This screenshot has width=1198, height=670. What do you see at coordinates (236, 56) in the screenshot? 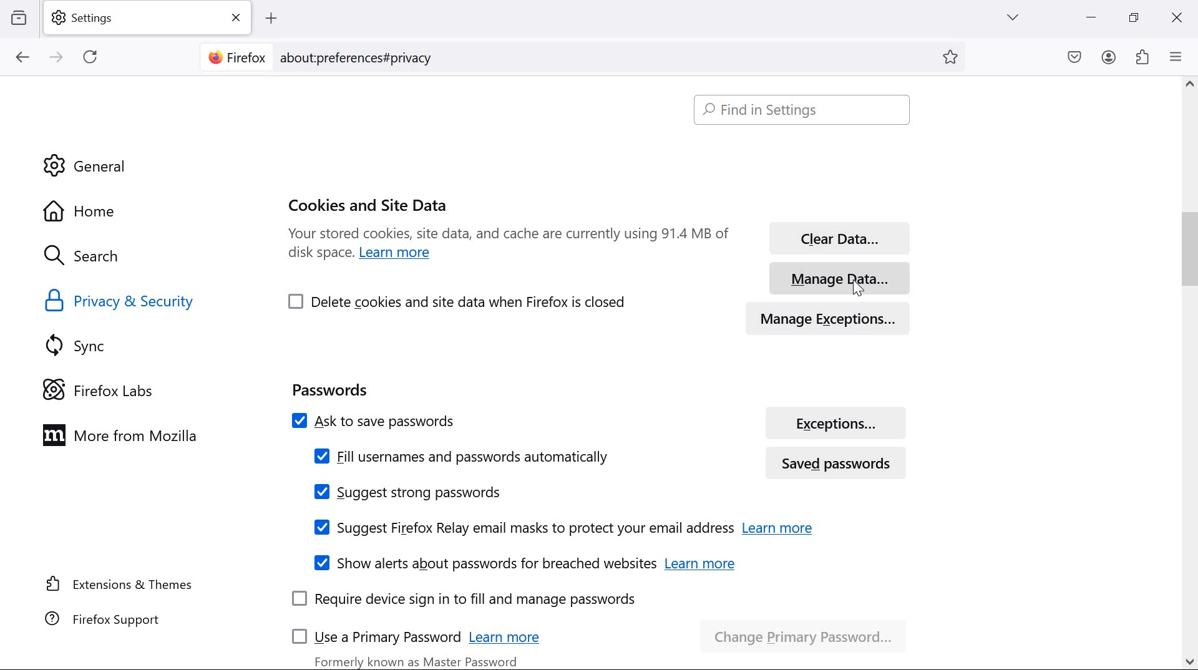
I see `Firefox` at bounding box center [236, 56].